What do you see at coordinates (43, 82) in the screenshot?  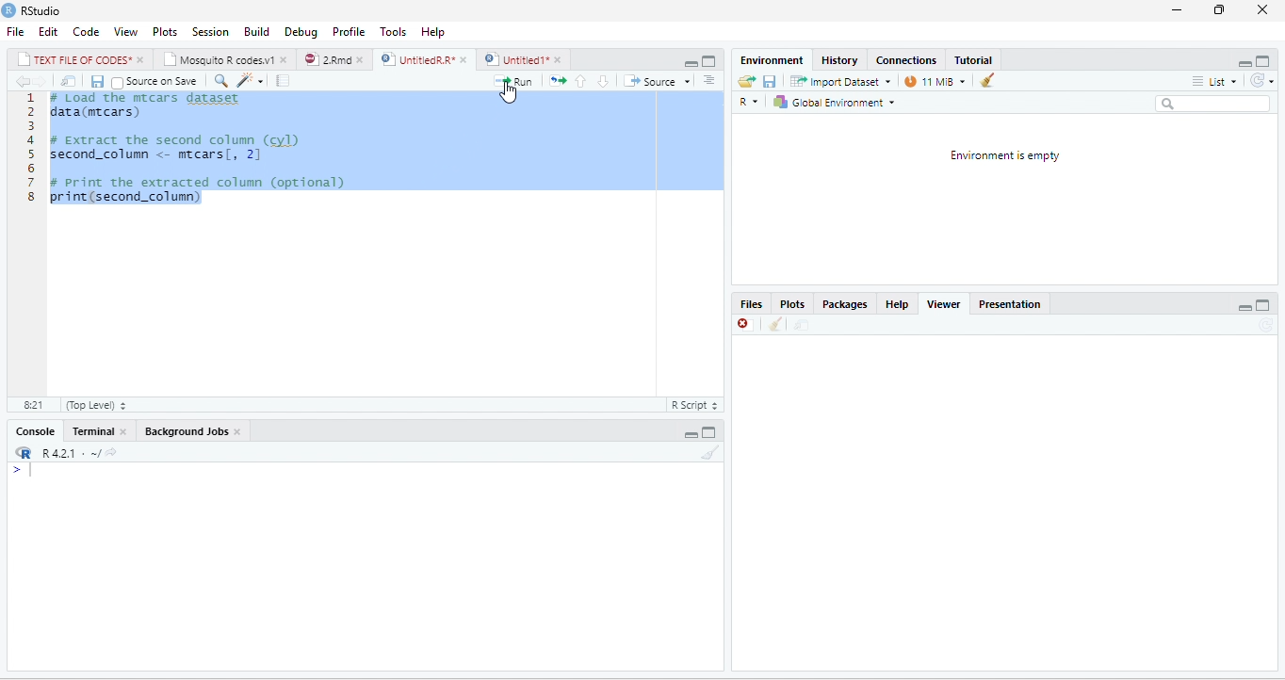 I see `next` at bounding box center [43, 82].